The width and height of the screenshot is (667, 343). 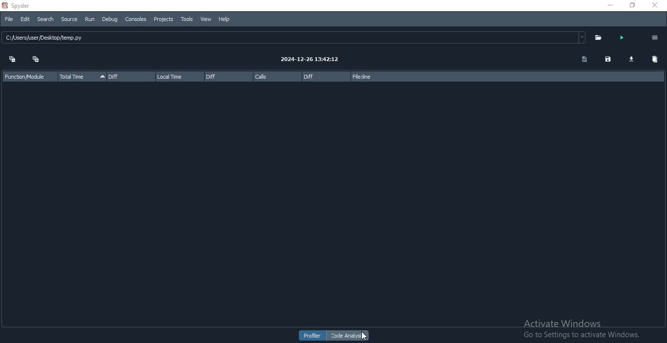 What do you see at coordinates (44, 20) in the screenshot?
I see `Search` at bounding box center [44, 20].